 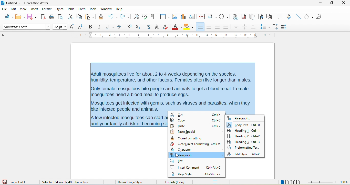 What do you see at coordinates (253, 26) in the screenshot?
I see `align bottom` at bounding box center [253, 26].